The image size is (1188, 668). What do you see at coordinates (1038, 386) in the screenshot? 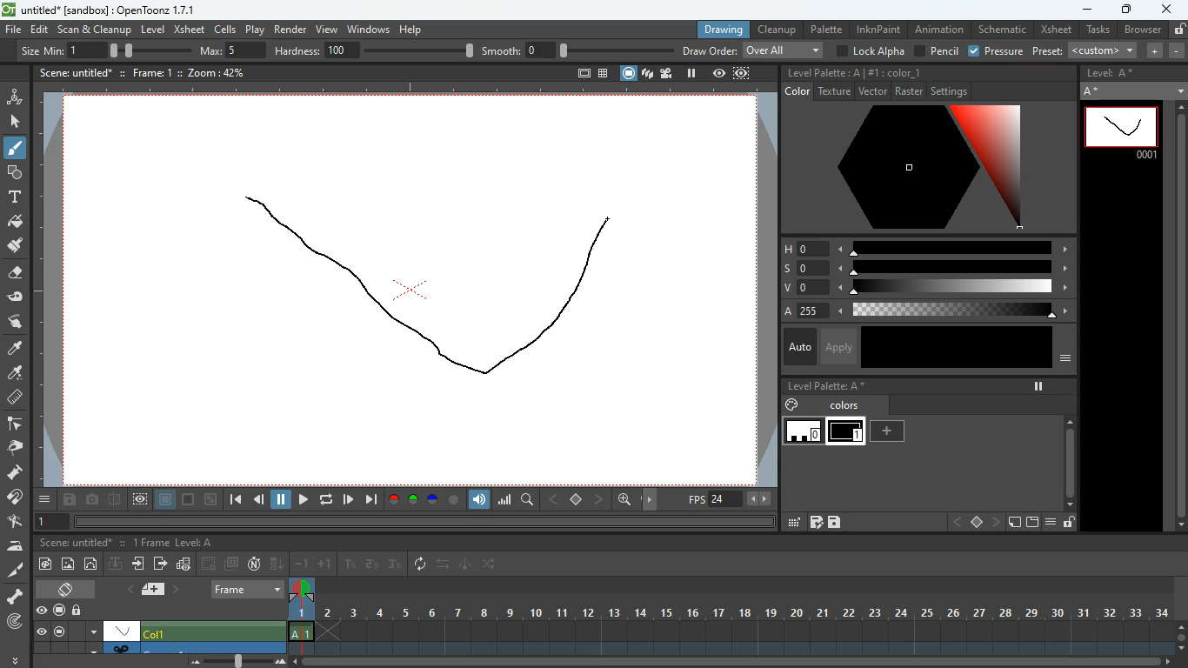
I see `pause` at bounding box center [1038, 386].